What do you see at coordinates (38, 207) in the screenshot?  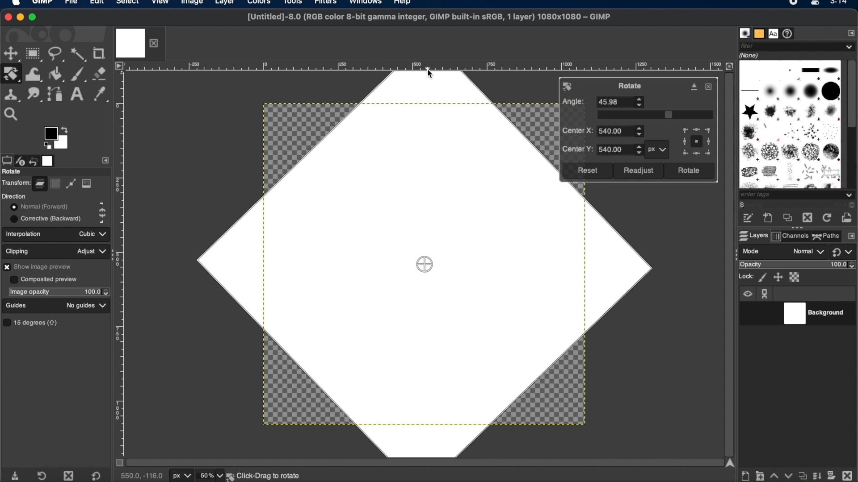 I see `normal forward toggle button` at bounding box center [38, 207].